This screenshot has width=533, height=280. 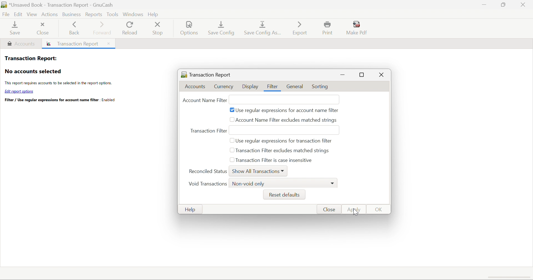 What do you see at coordinates (63, 4) in the screenshot?
I see `*Untitled - Accounts - GnuCash` at bounding box center [63, 4].